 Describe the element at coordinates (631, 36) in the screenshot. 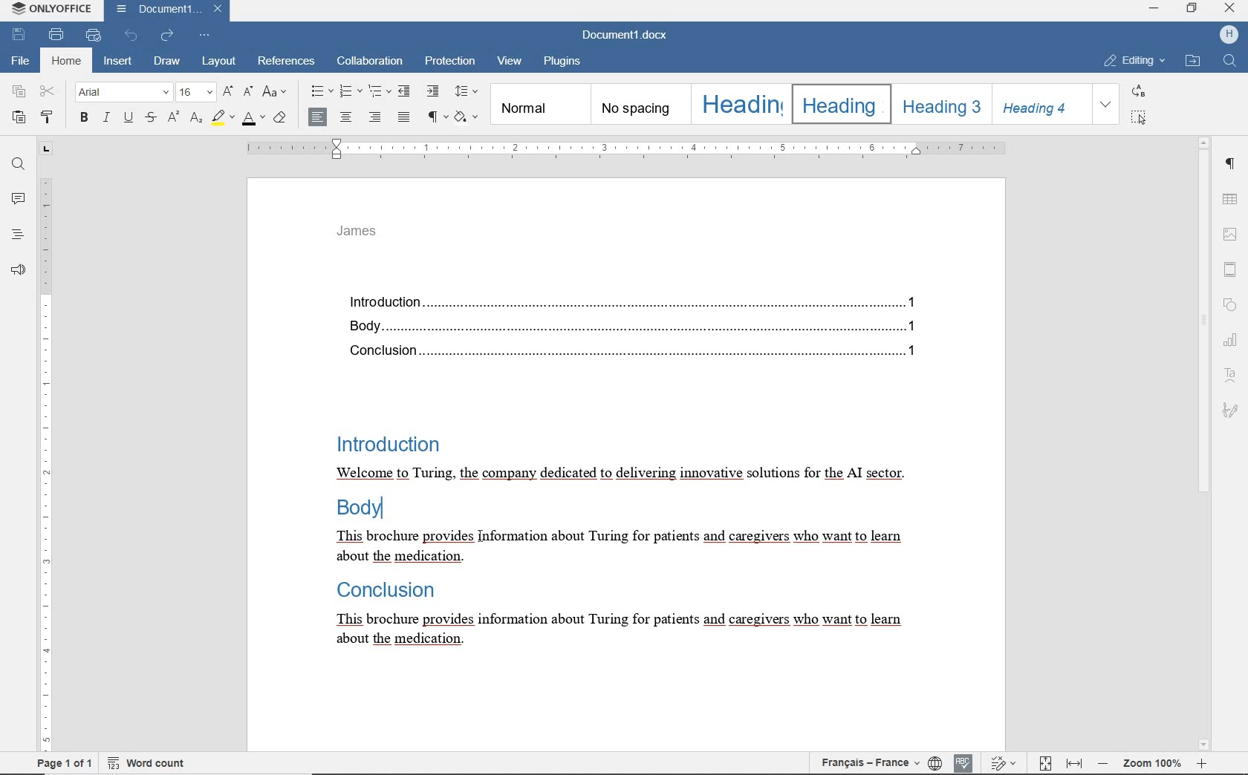

I see `DOCUMENT NAME` at that location.